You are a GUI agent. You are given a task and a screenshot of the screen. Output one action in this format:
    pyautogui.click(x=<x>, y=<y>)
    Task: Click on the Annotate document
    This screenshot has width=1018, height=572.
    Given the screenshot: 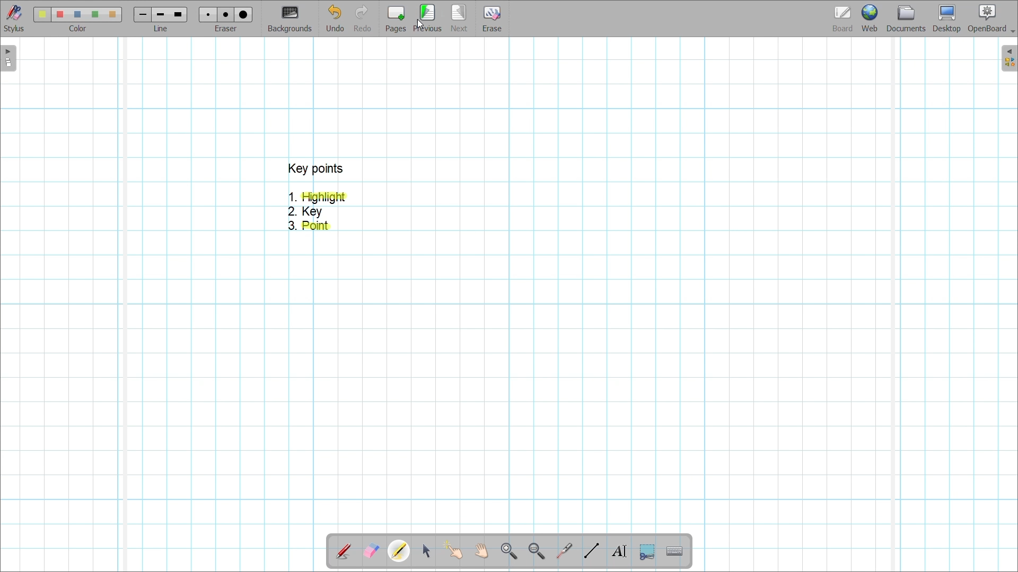 What is the action you would take?
    pyautogui.click(x=343, y=552)
    